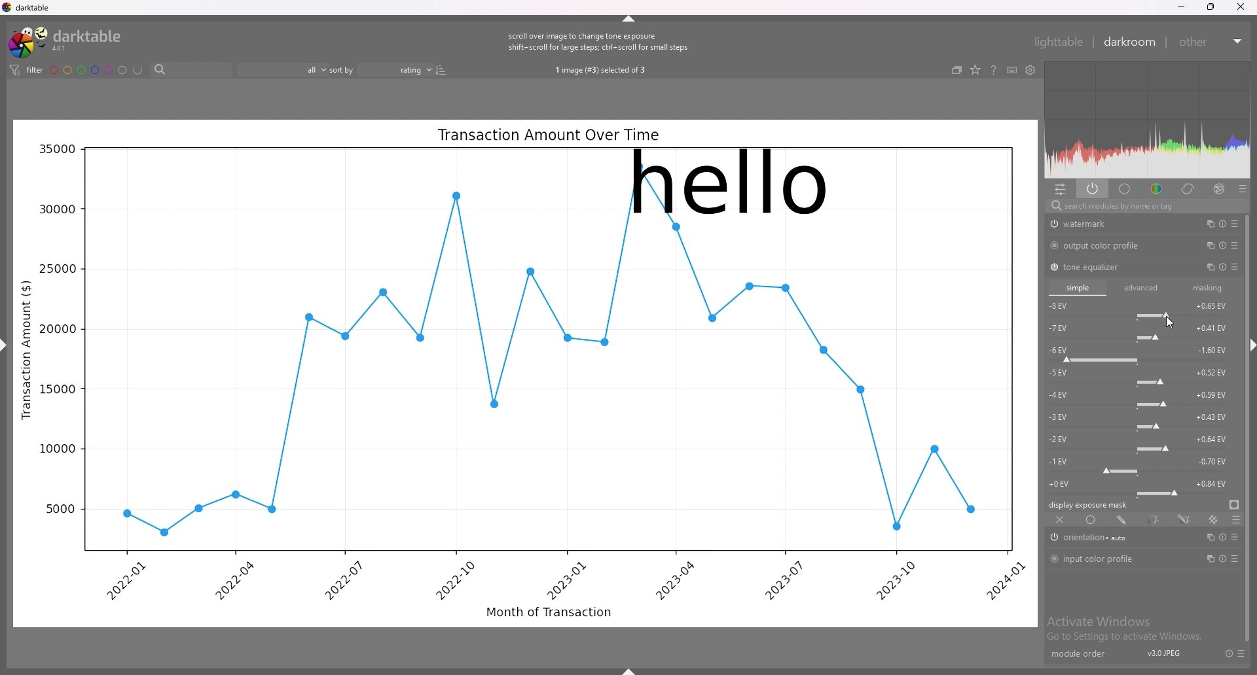 The width and height of the screenshot is (1257, 675). Describe the element at coordinates (1054, 559) in the screenshot. I see `switch off/on` at that location.